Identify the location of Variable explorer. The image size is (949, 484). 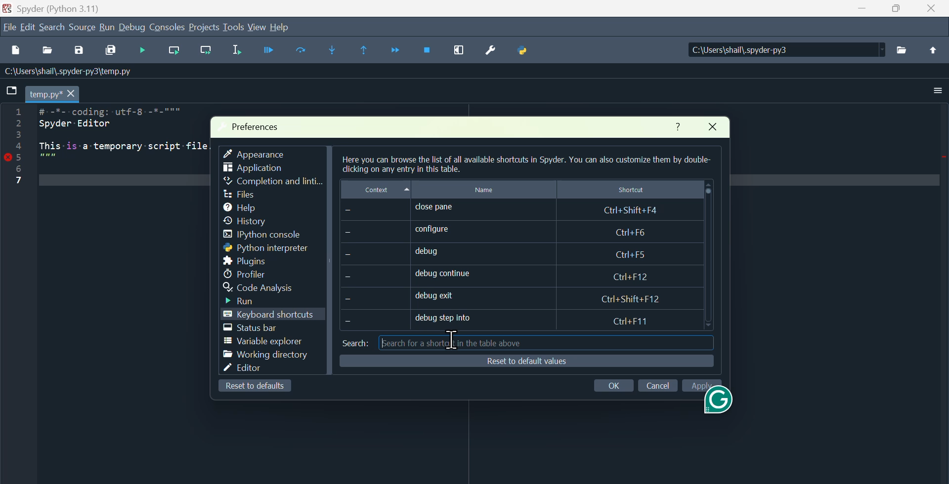
(260, 342).